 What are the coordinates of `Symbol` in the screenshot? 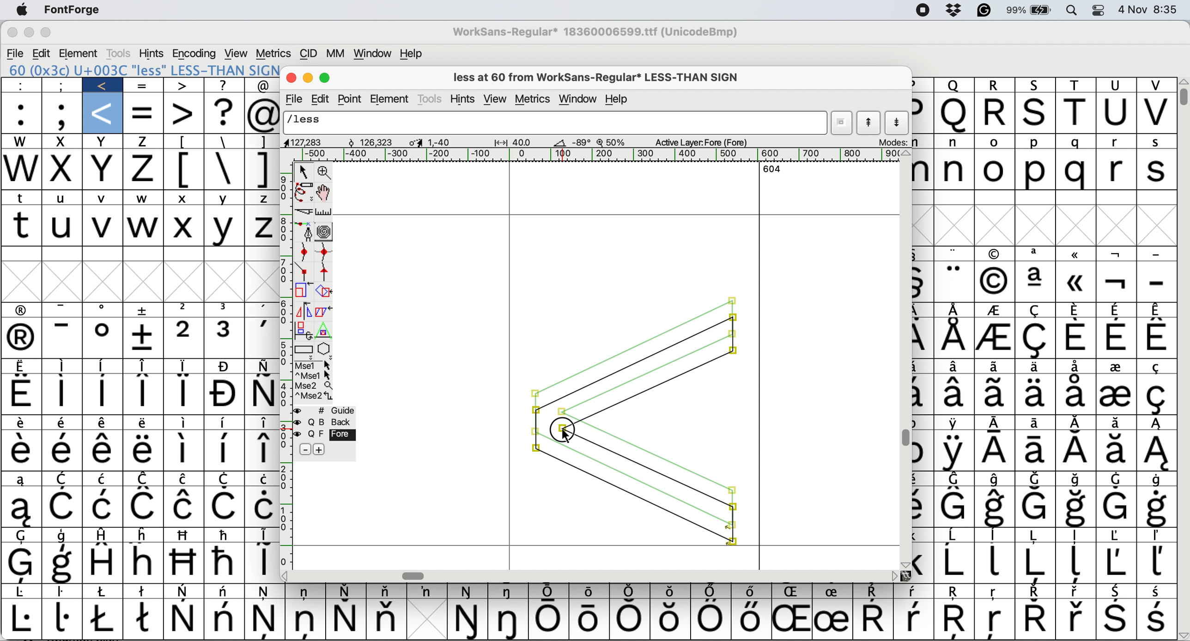 It's located at (552, 591).